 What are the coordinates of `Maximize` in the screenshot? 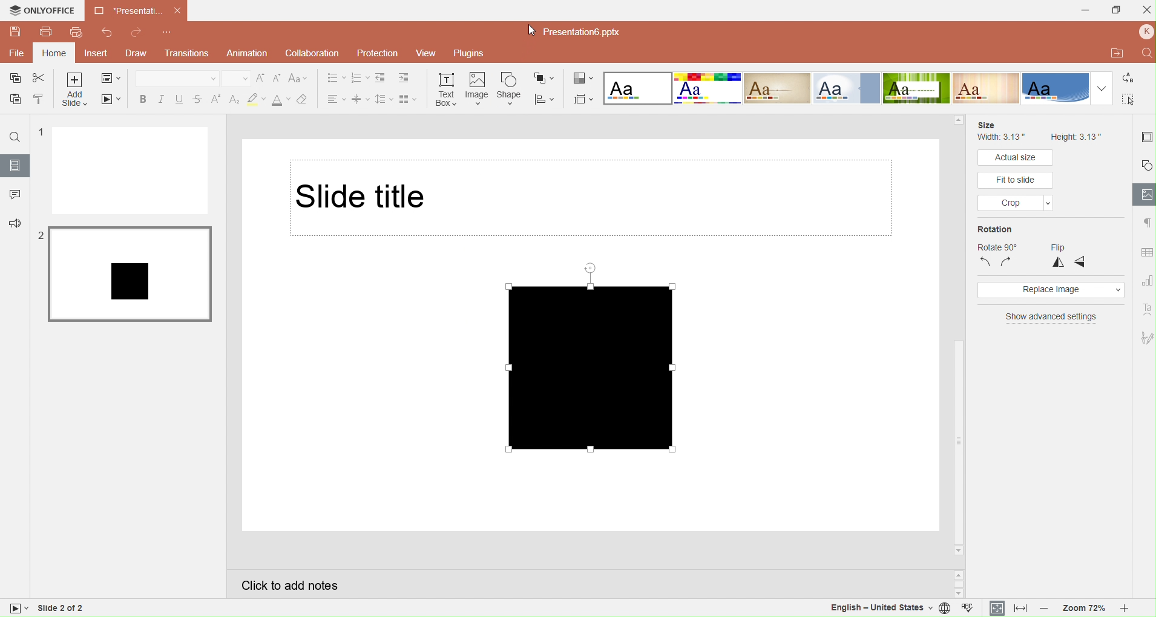 It's located at (1115, 11).